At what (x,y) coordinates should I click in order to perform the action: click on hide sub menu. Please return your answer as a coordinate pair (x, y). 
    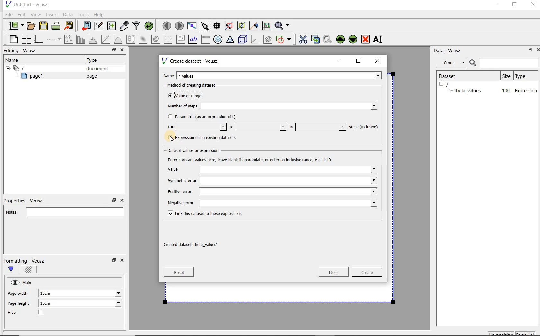
    Looking at the image, I should click on (441, 84).